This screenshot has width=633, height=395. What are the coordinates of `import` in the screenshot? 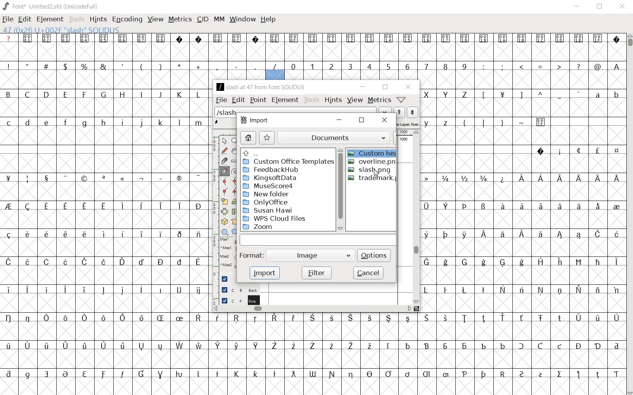 It's located at (265, 274).